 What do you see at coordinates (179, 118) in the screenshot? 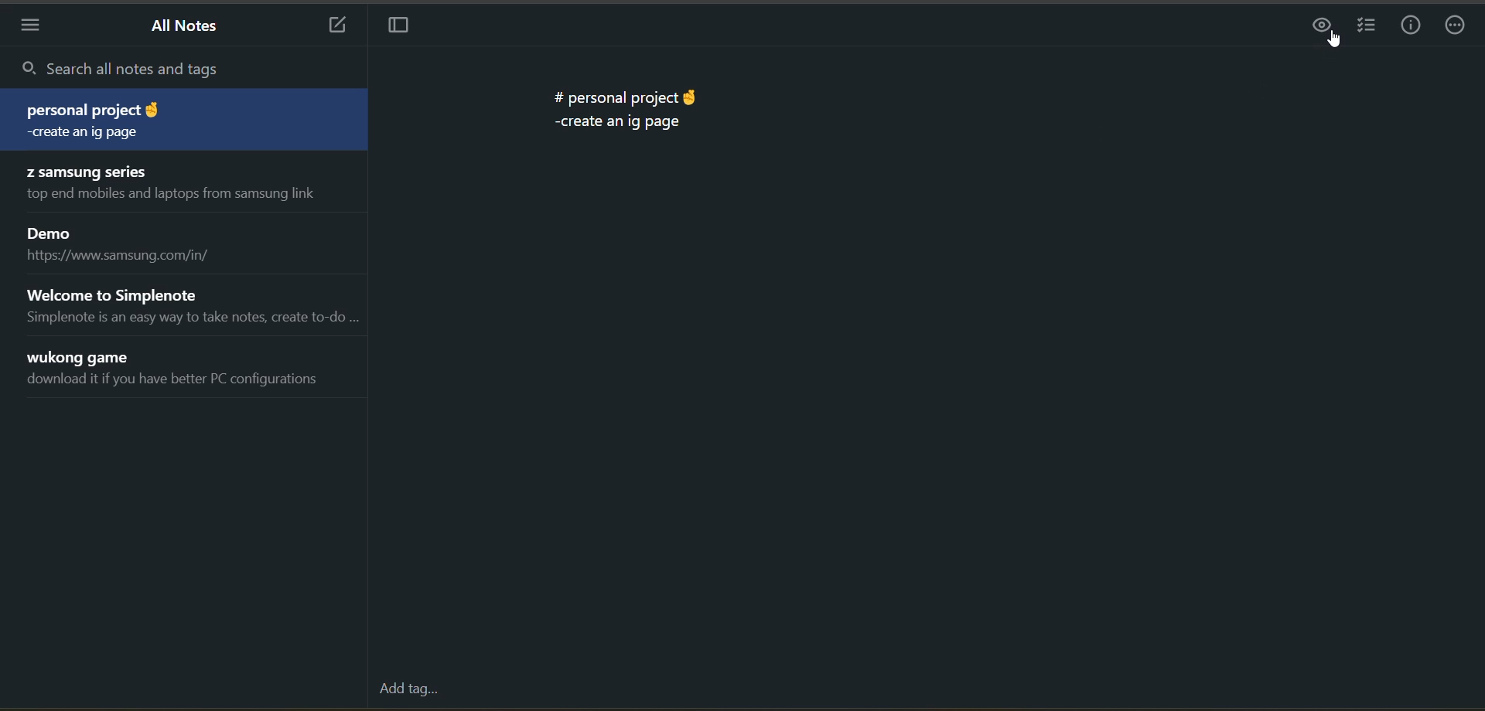
I see `note title and preview` at bounding box center [179, 118].